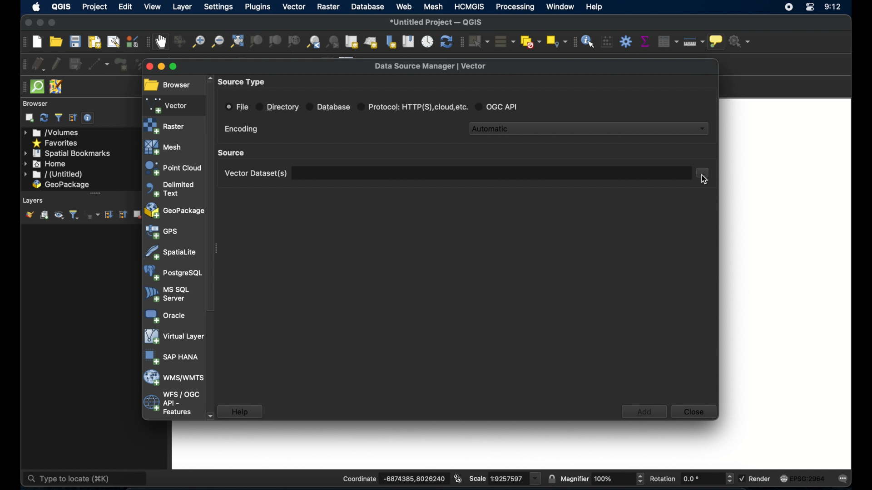  Describe the element at coordinates (172, 358) in the screenshot. I see `sap hana` at that location.